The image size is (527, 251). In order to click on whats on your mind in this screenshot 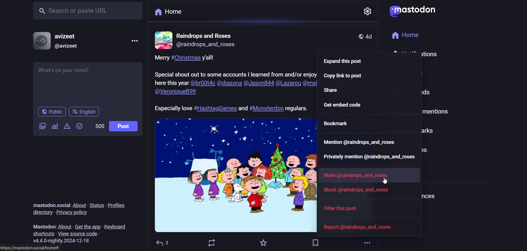, I will do `click(87, 82)`.